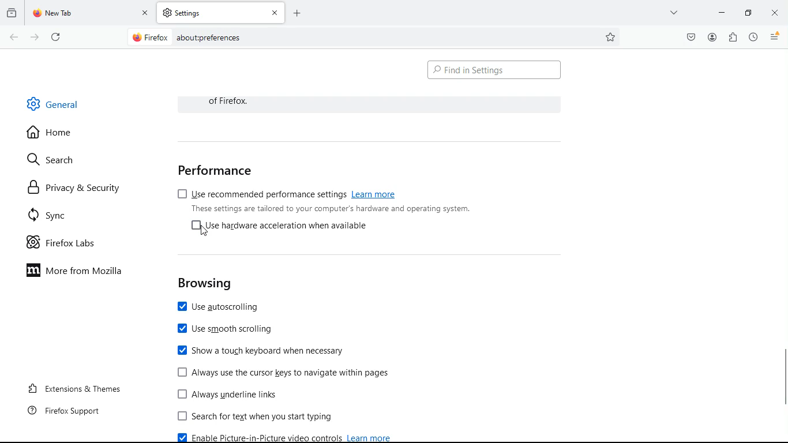  Describe the element at coordinates (775, 37) in the screenshot. I see `menu` at that location.